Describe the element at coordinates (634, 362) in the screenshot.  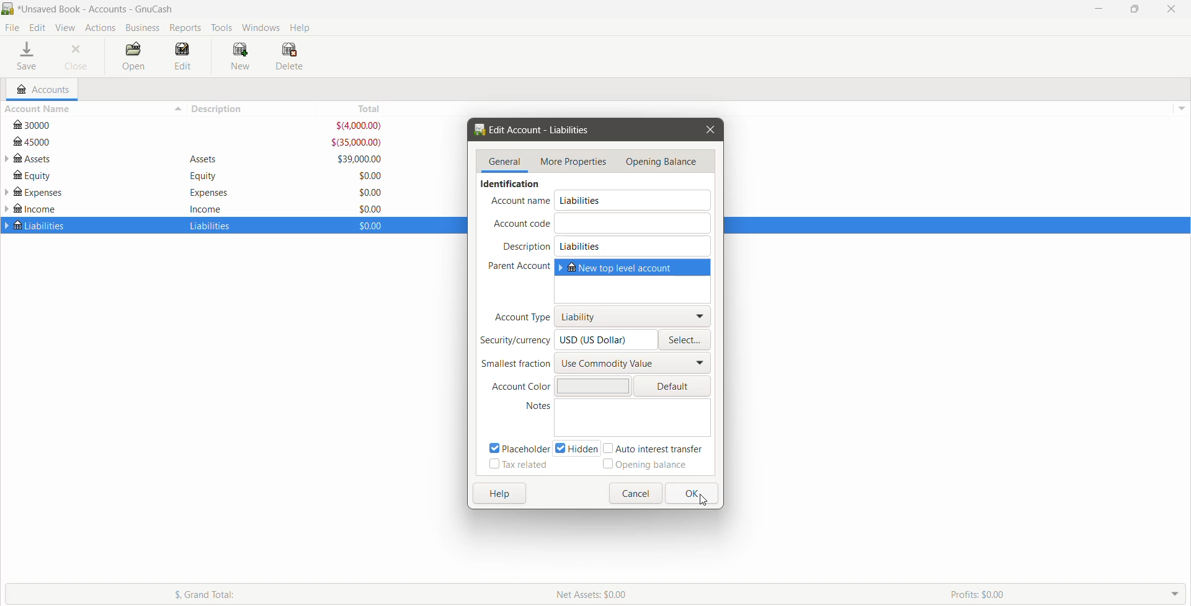
I see `Set the required value for smallest fraction` at that location.